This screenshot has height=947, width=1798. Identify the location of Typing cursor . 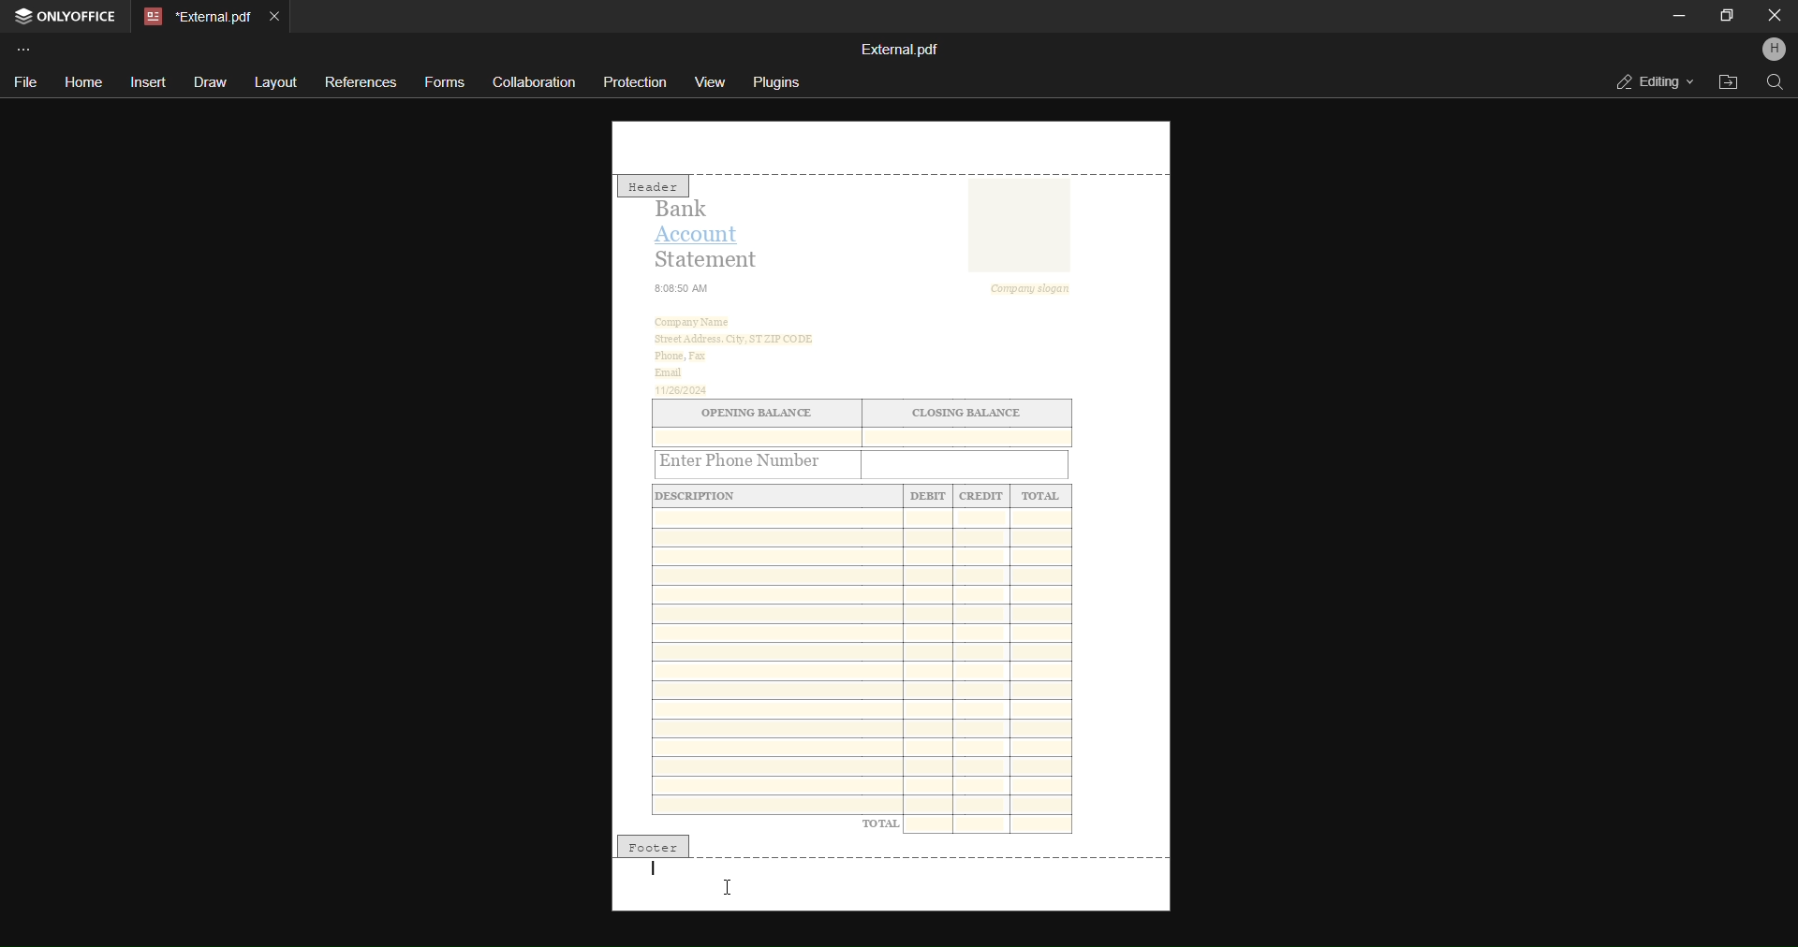
(656, 867).